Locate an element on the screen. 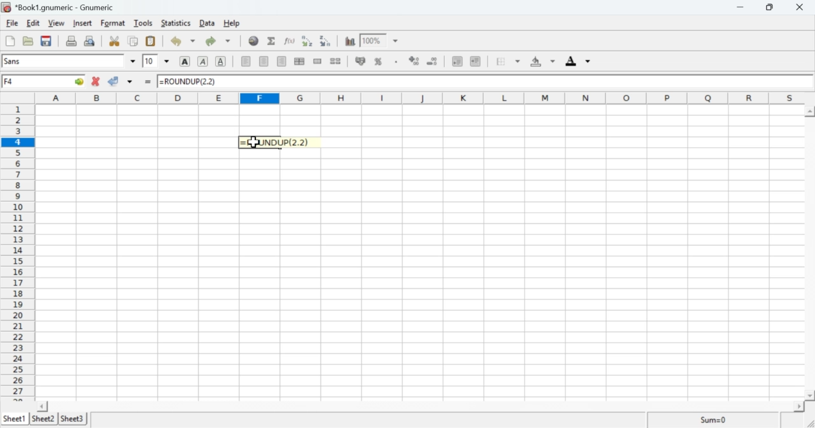  Cut is located at coordinates (115, 40).